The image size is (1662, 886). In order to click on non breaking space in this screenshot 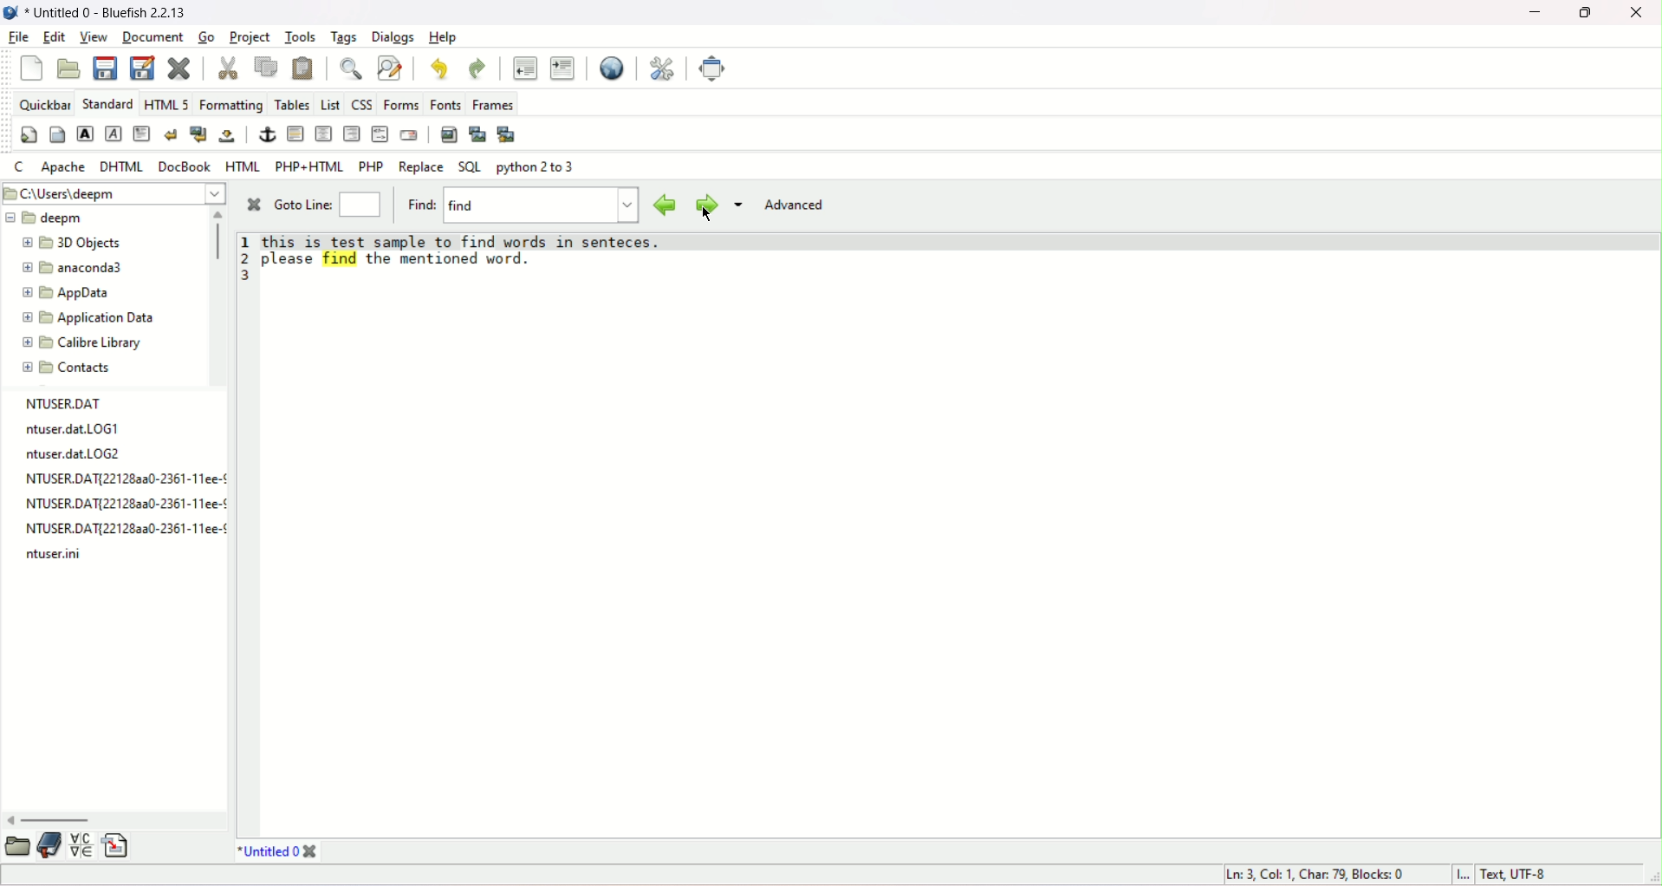, I will do `click(228, 137)`.